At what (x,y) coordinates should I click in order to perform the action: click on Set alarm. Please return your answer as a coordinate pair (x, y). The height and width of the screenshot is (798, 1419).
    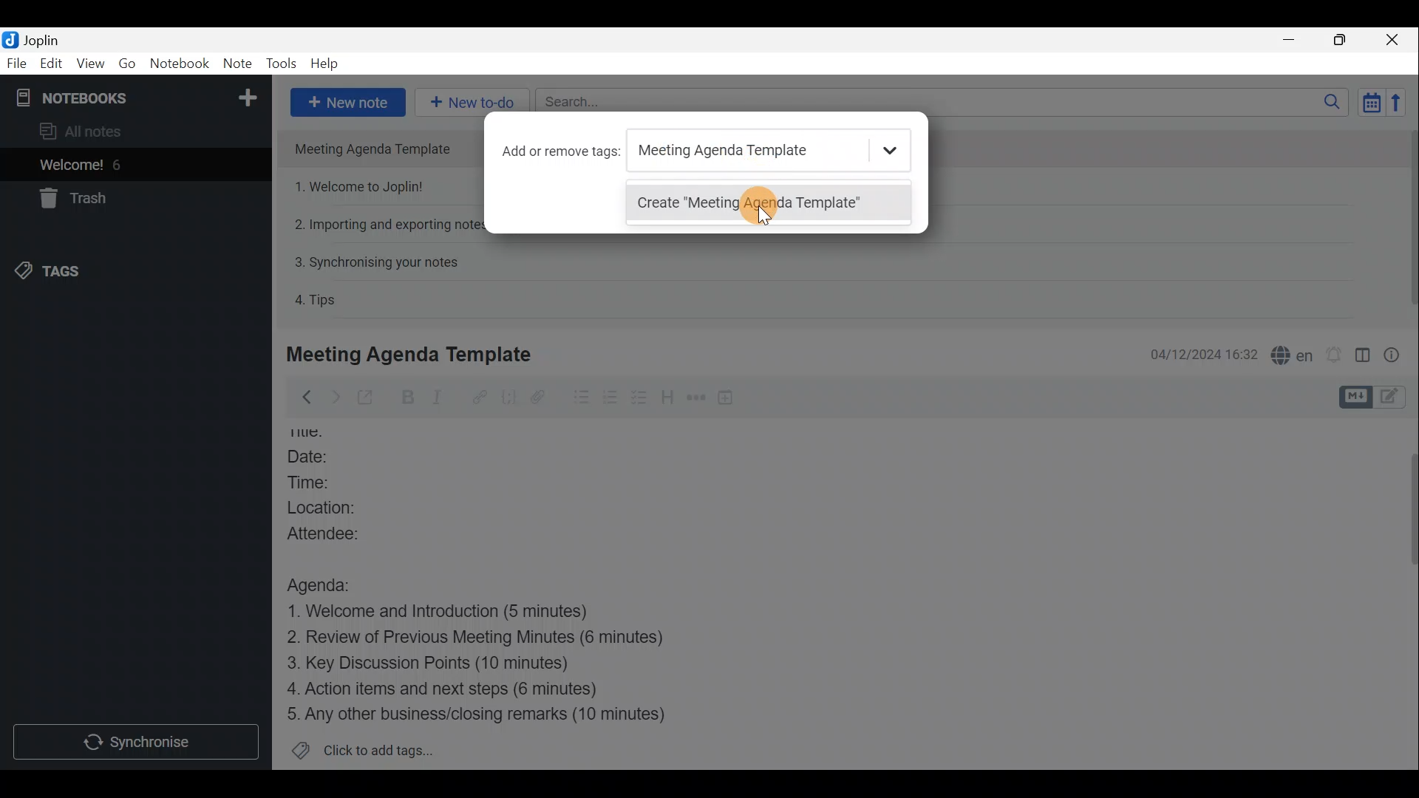
    Looking at the image, I should click on (1335, 355).